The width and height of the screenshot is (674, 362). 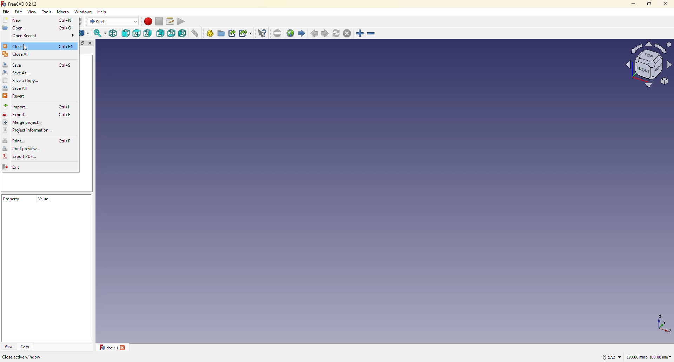 What do you see at coordinates (659, 323) in the screenshot?
I see `co-ordinates` at bounding box center [659, 323].